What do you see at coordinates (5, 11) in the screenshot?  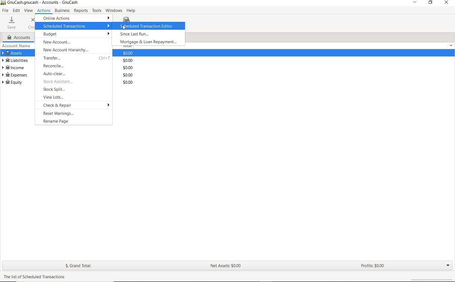 I see `FILE` at bounding box center [5, 11].